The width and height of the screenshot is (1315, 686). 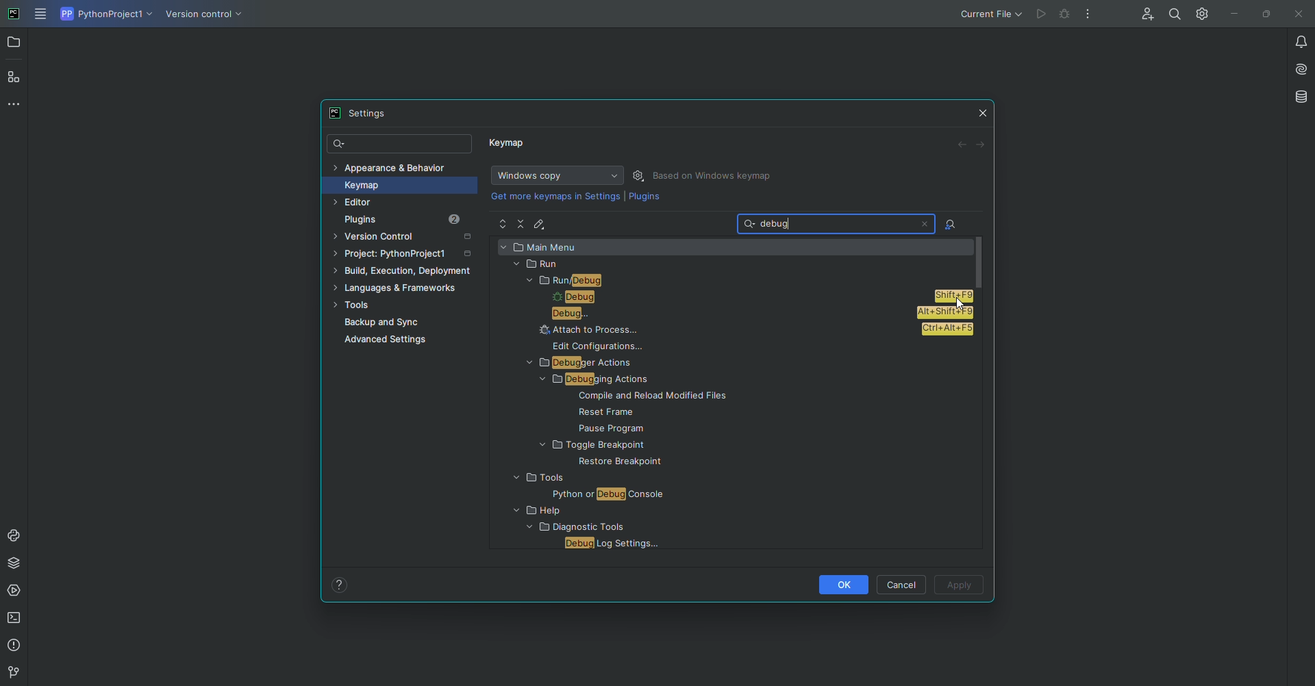 I want to click on Search: debug, so click(x=838, y=223).